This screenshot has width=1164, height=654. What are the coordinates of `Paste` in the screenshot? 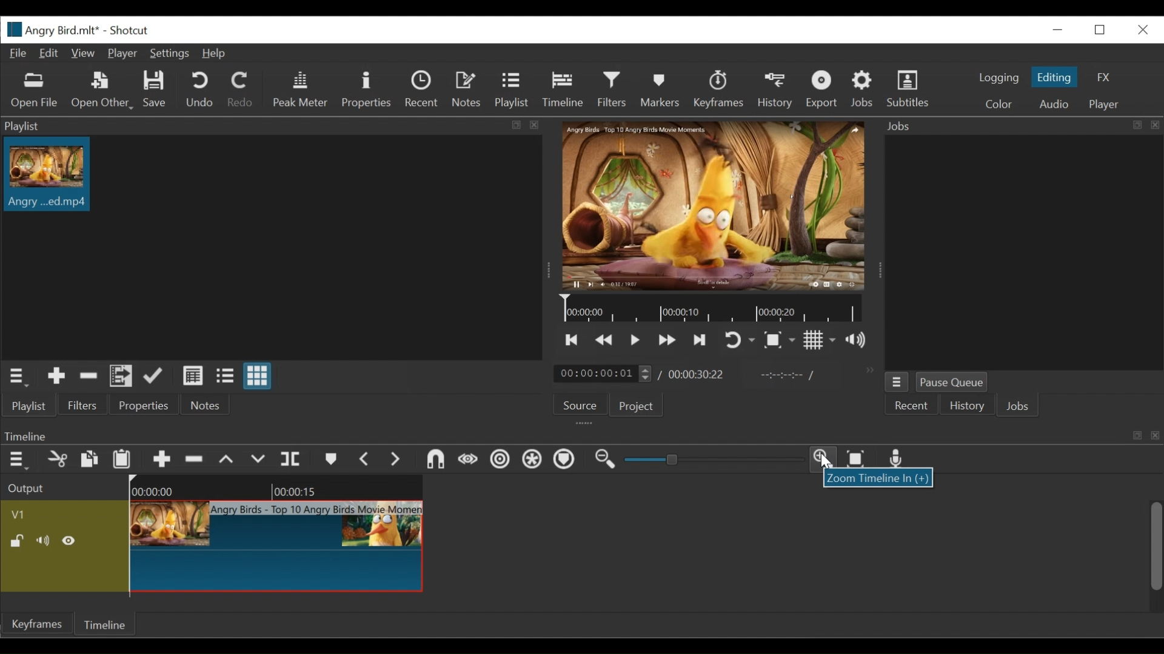 It's located at (122, 458).